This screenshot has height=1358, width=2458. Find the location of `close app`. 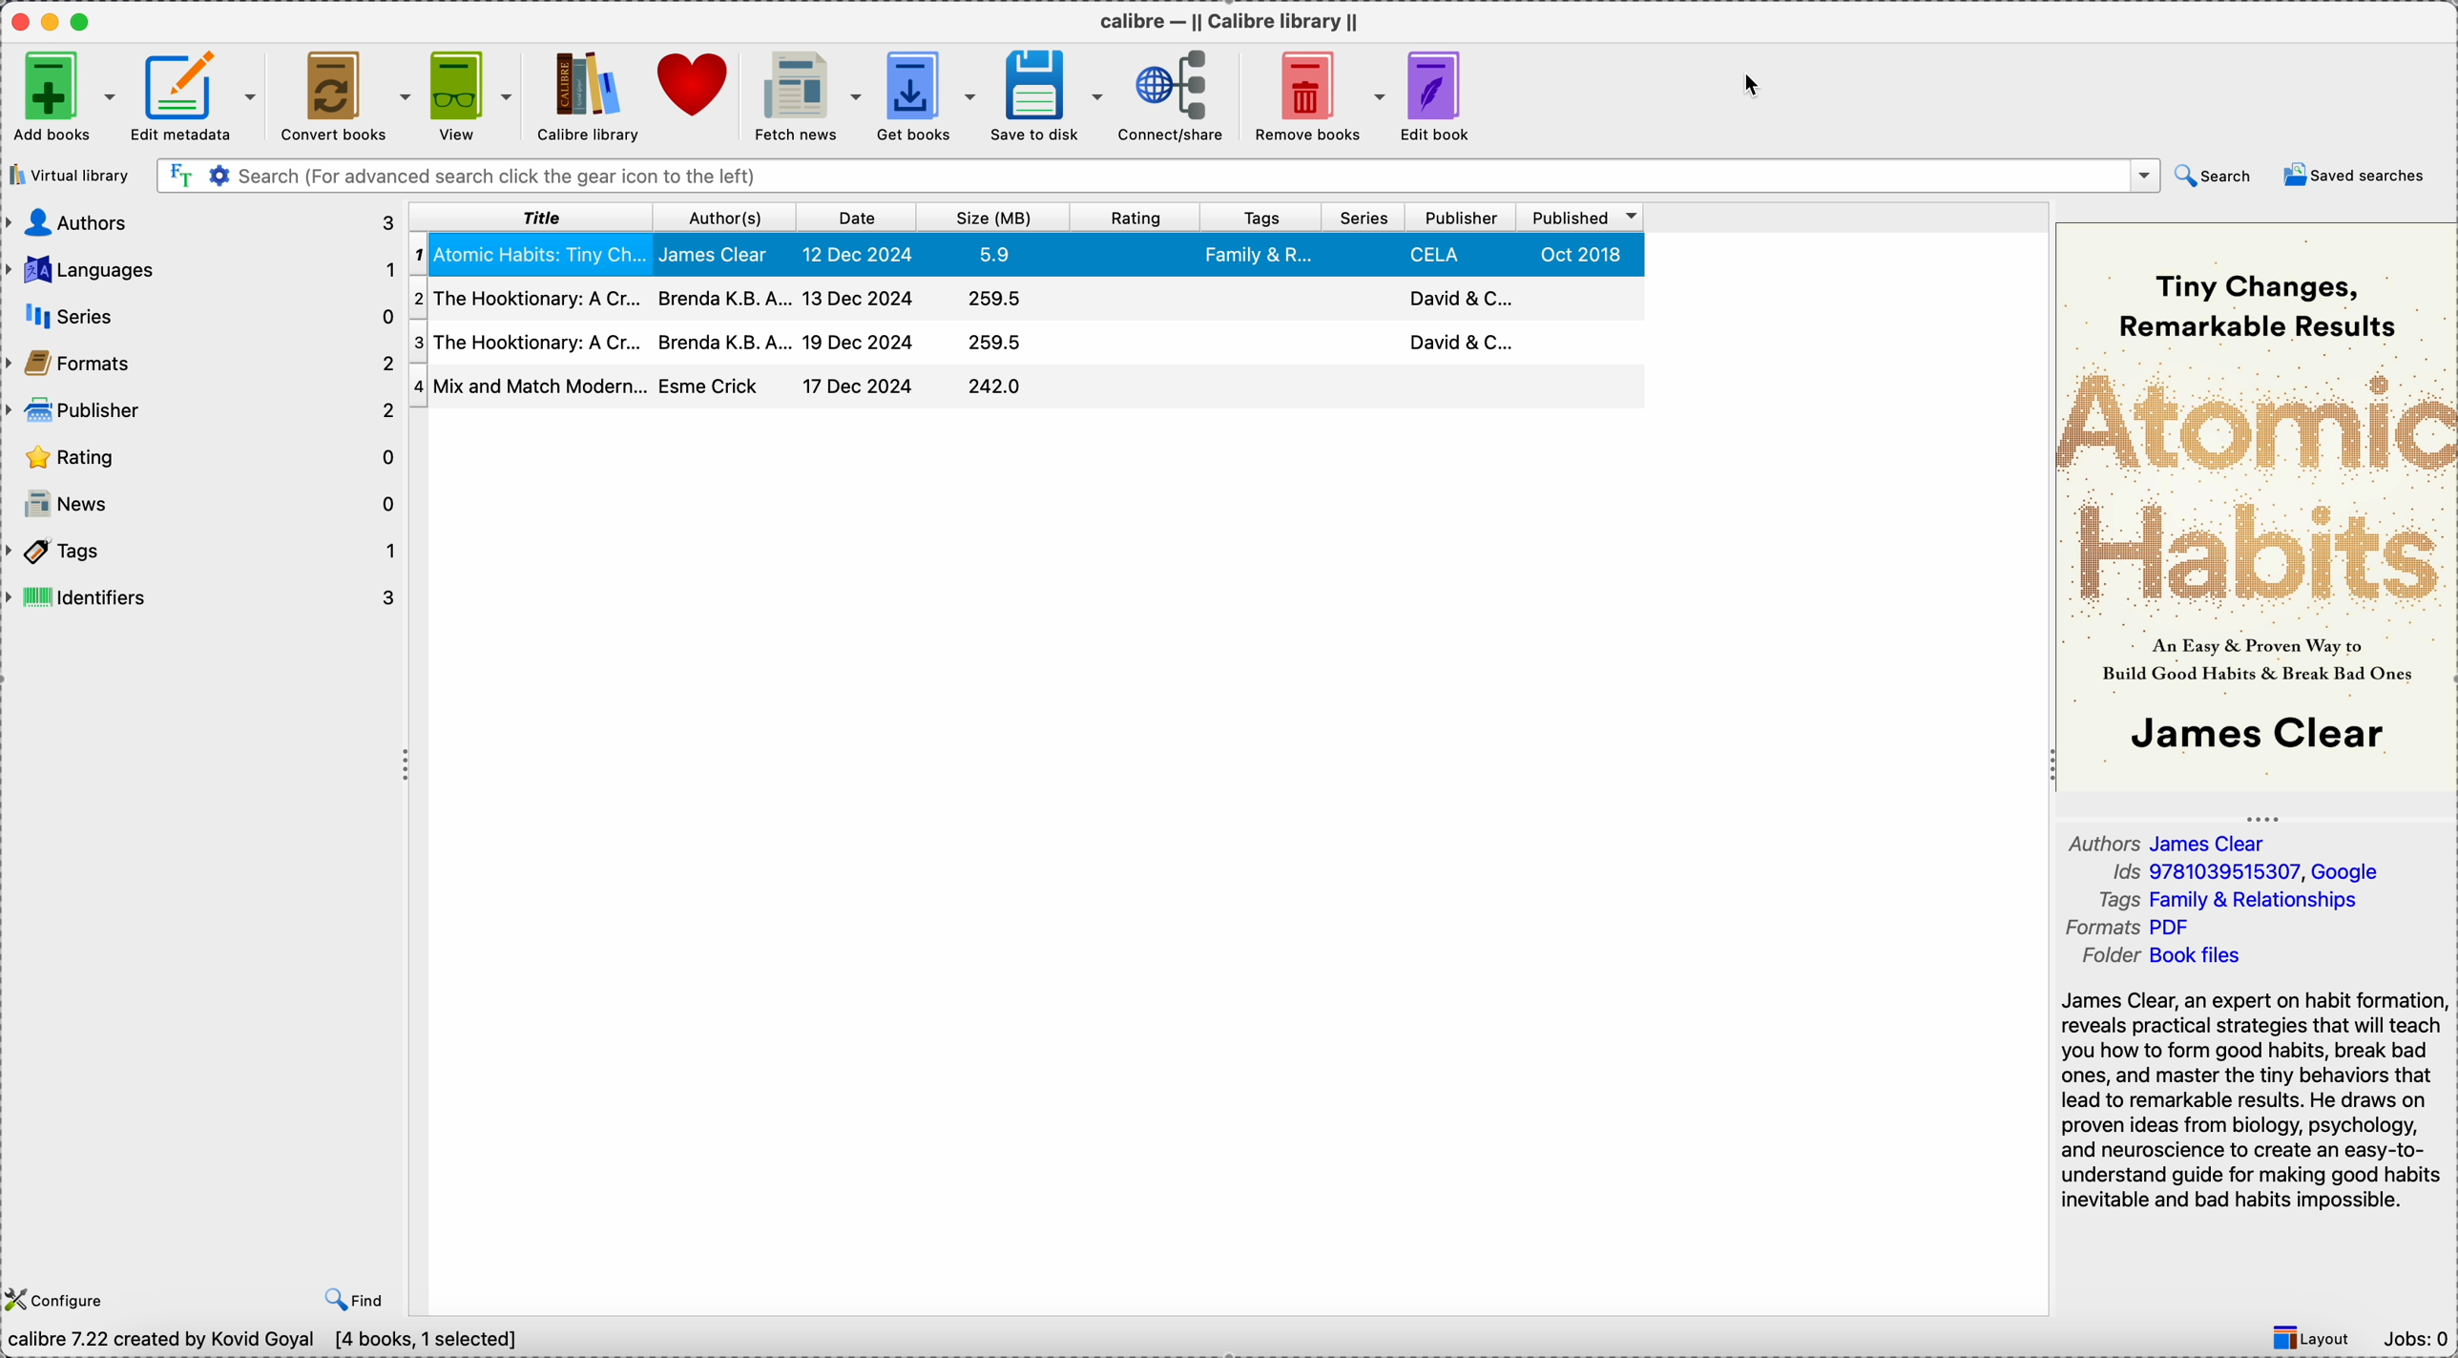

close app is located at coordinates (15, 22).